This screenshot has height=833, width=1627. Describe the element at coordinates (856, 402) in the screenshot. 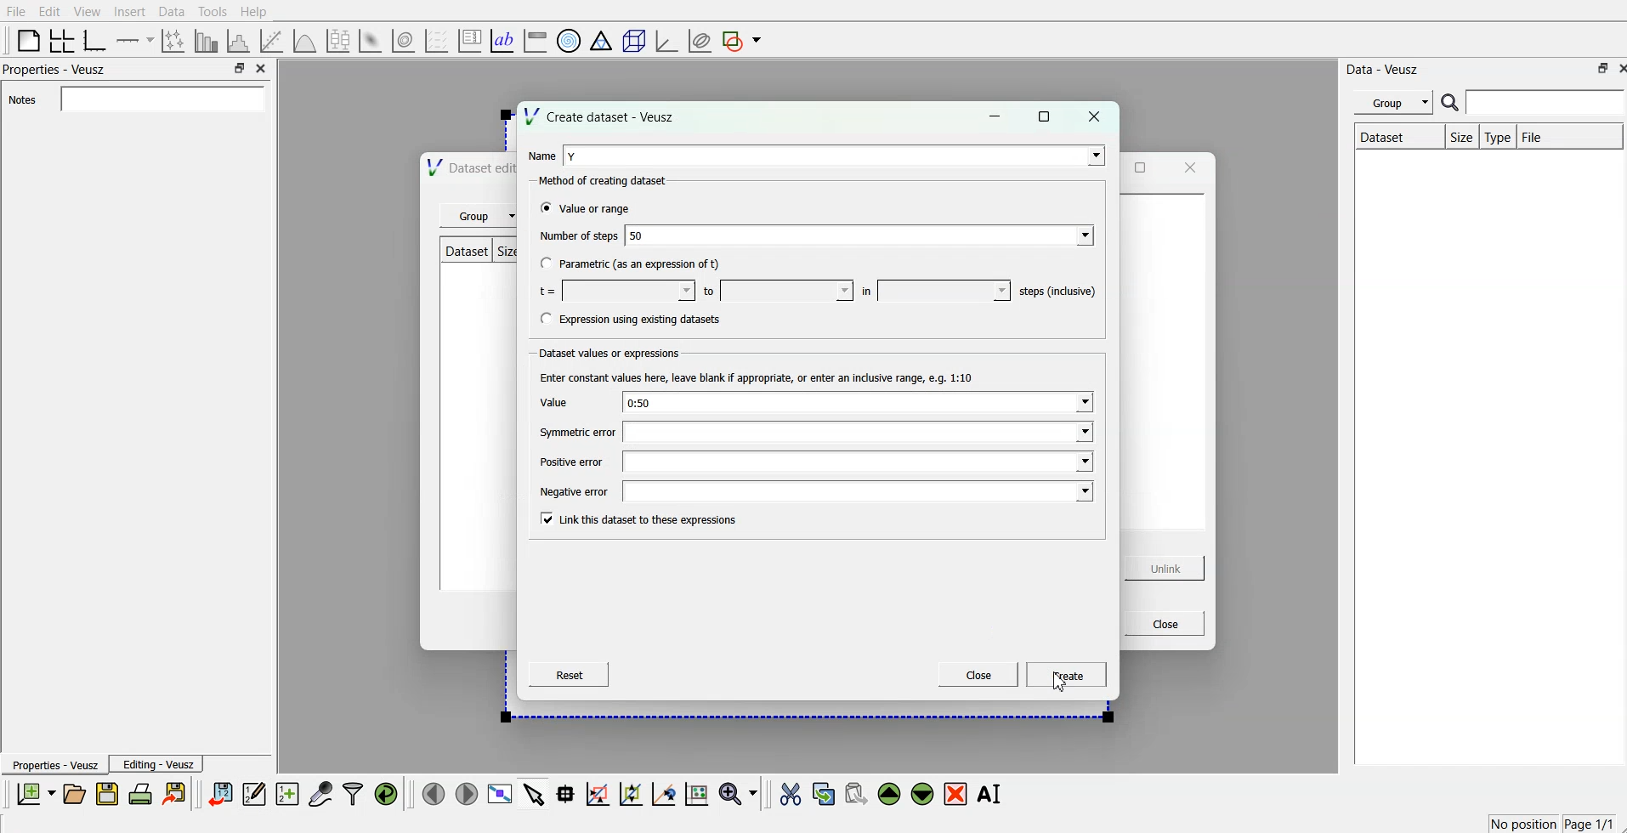

I see `0:50` at that location.